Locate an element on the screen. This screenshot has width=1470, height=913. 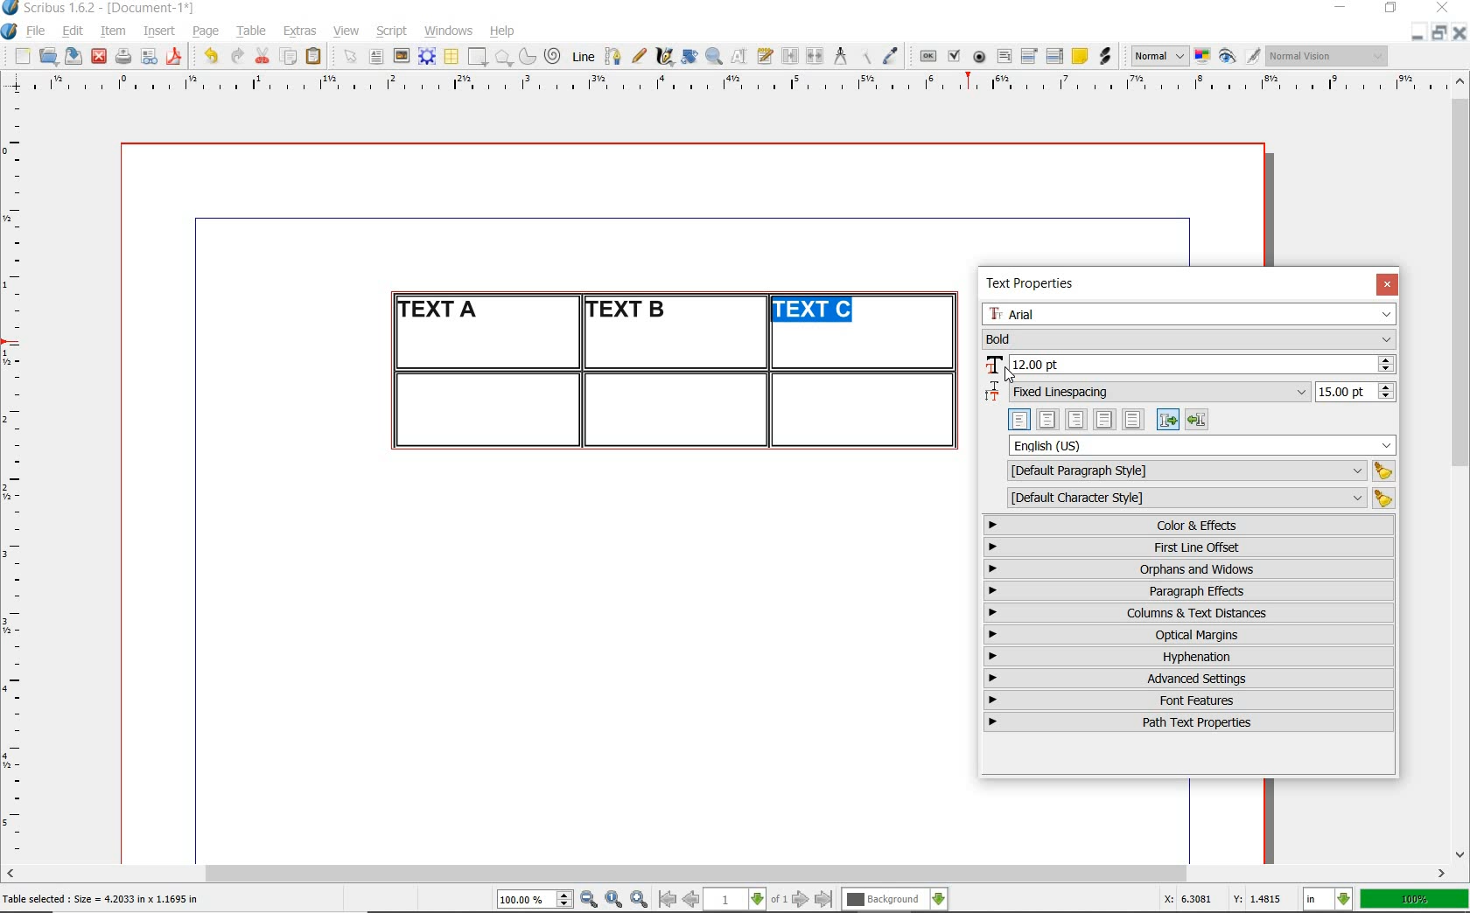
edit is located at coordinates (73, 31).